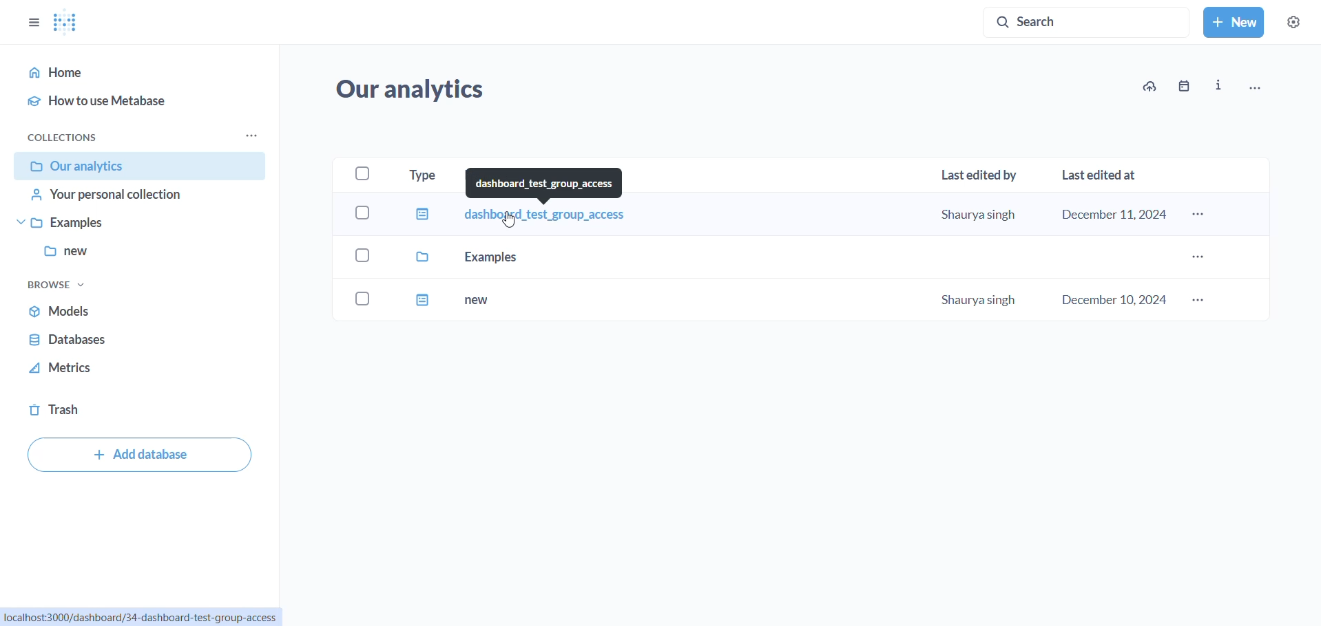 This screenshot has height=626, width=1321. What do you see at coordinates (545, 182) in the screenshot?
I see `dashboard_test_group_access` at bounding box center [545, 182].